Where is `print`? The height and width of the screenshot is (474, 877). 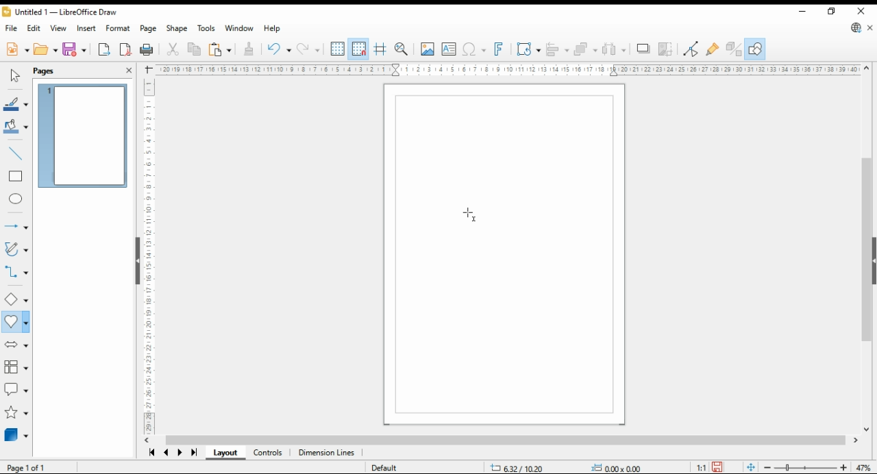 print is located at coordinates (147, 49).